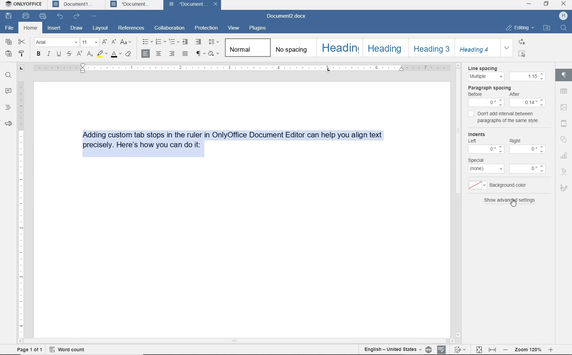 This screenshot has height=355, width=572. Describe the element at coordinates (21, 43) in the screenshot. I see `cut` at that location.